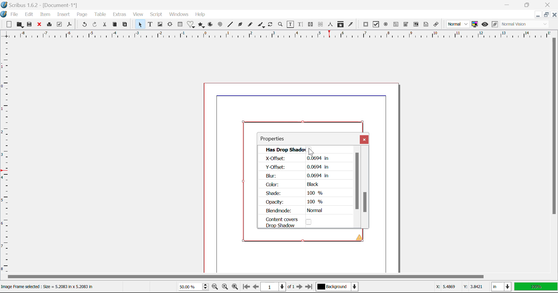  I want to click on Refresh, so click(271, 25).